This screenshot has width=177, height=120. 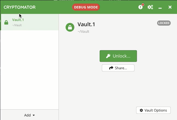 What do you see at coordinates (119, 68) in the screenshot?
I see `Share.` at bounding box center [119, 68].